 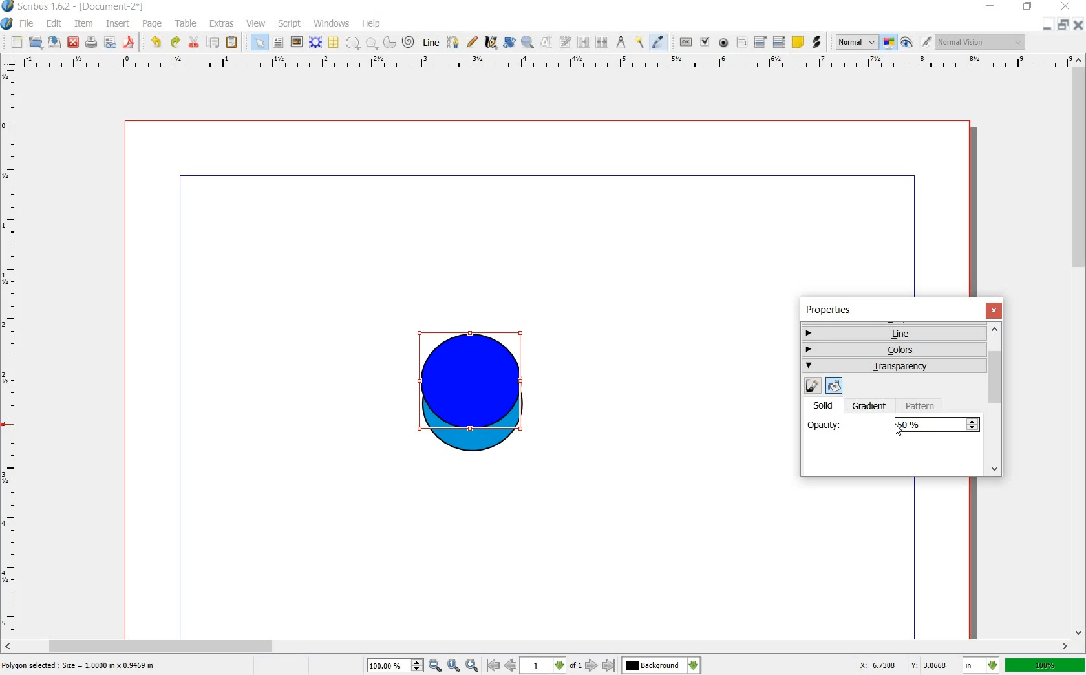 I want to click on of 1, so click(x=575, y=666).